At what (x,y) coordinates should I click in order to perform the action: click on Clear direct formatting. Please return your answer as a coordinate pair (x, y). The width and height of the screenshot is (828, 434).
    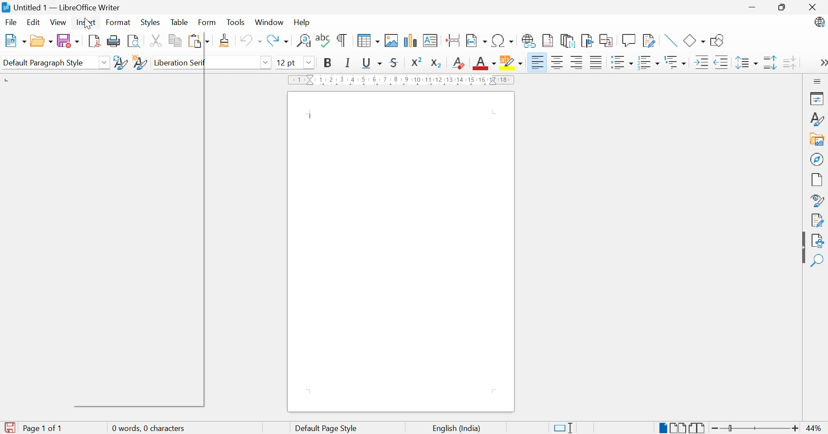
    Looking at the image, I should click on (457, 63).